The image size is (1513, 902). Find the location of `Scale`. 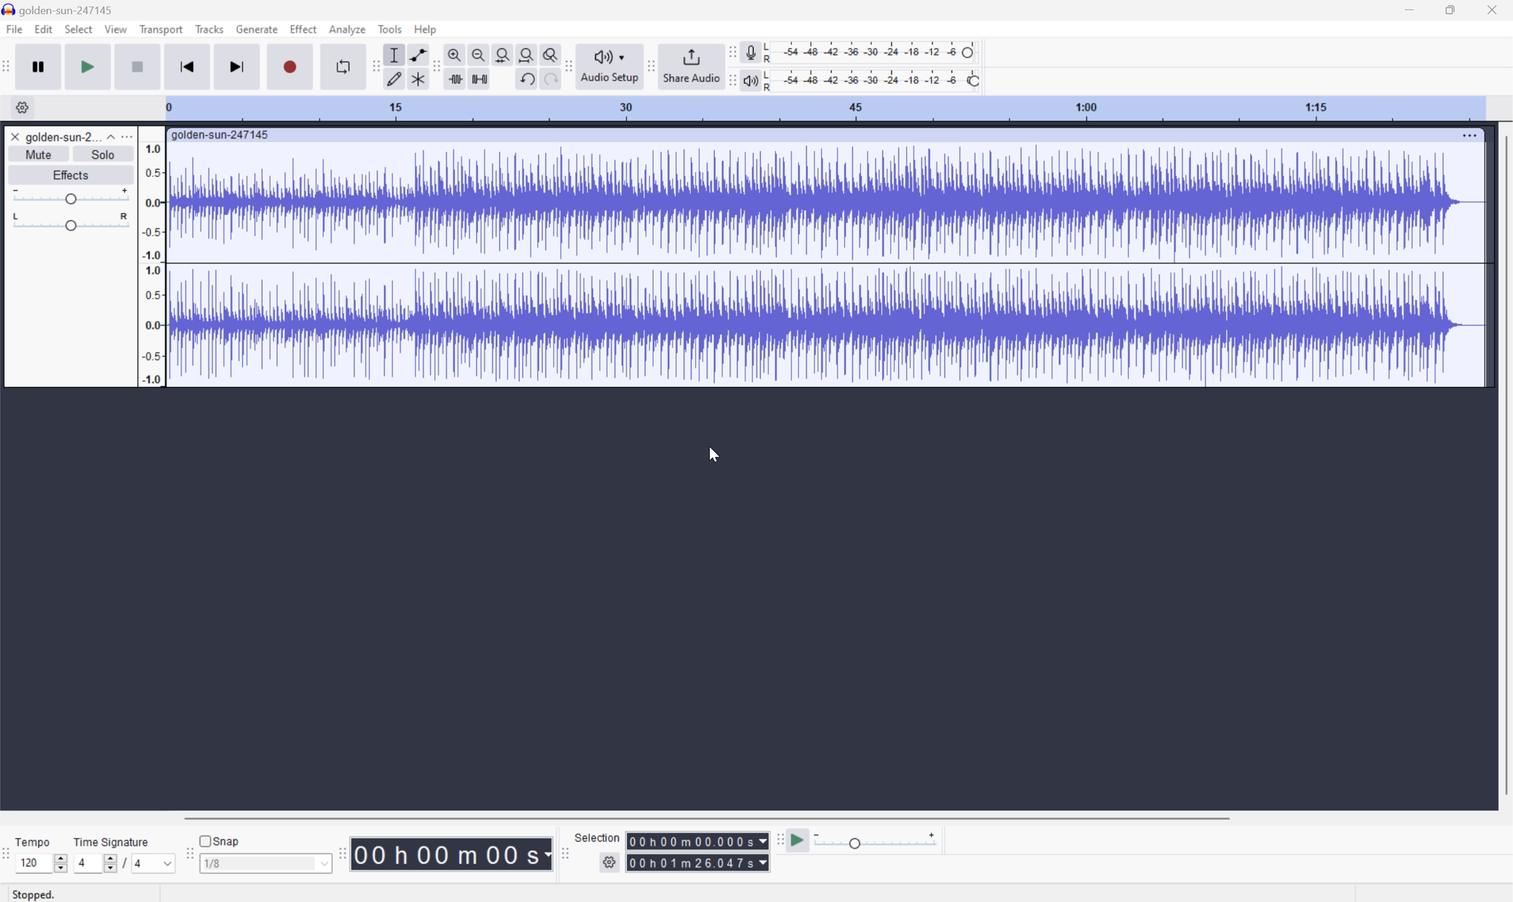

Scale is located at coordinates (824, 109).